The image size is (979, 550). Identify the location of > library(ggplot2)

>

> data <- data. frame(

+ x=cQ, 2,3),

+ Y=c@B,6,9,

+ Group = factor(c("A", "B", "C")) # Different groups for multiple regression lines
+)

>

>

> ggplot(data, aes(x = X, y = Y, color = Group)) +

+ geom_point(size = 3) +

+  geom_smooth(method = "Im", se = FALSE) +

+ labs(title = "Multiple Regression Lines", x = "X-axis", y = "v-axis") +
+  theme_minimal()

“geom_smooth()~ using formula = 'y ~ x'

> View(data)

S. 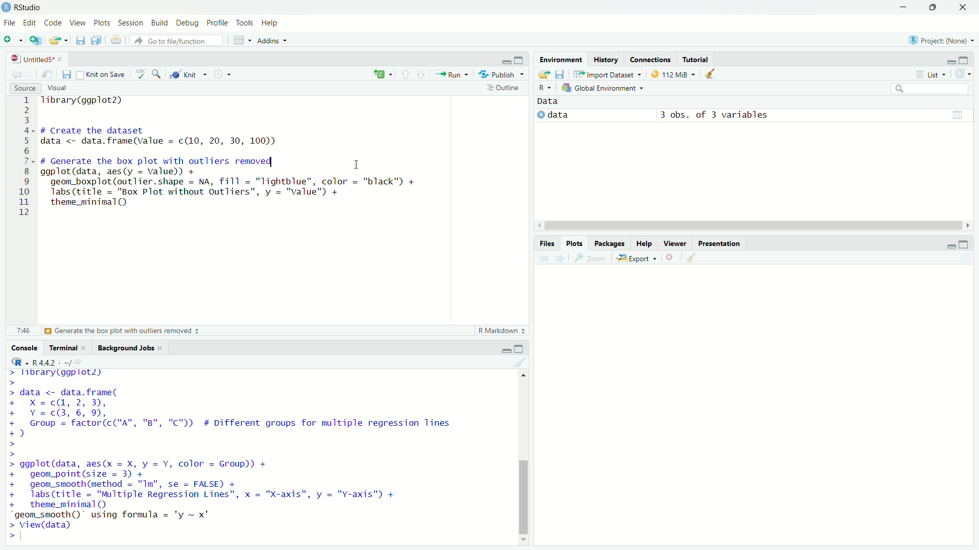
(240, 454).